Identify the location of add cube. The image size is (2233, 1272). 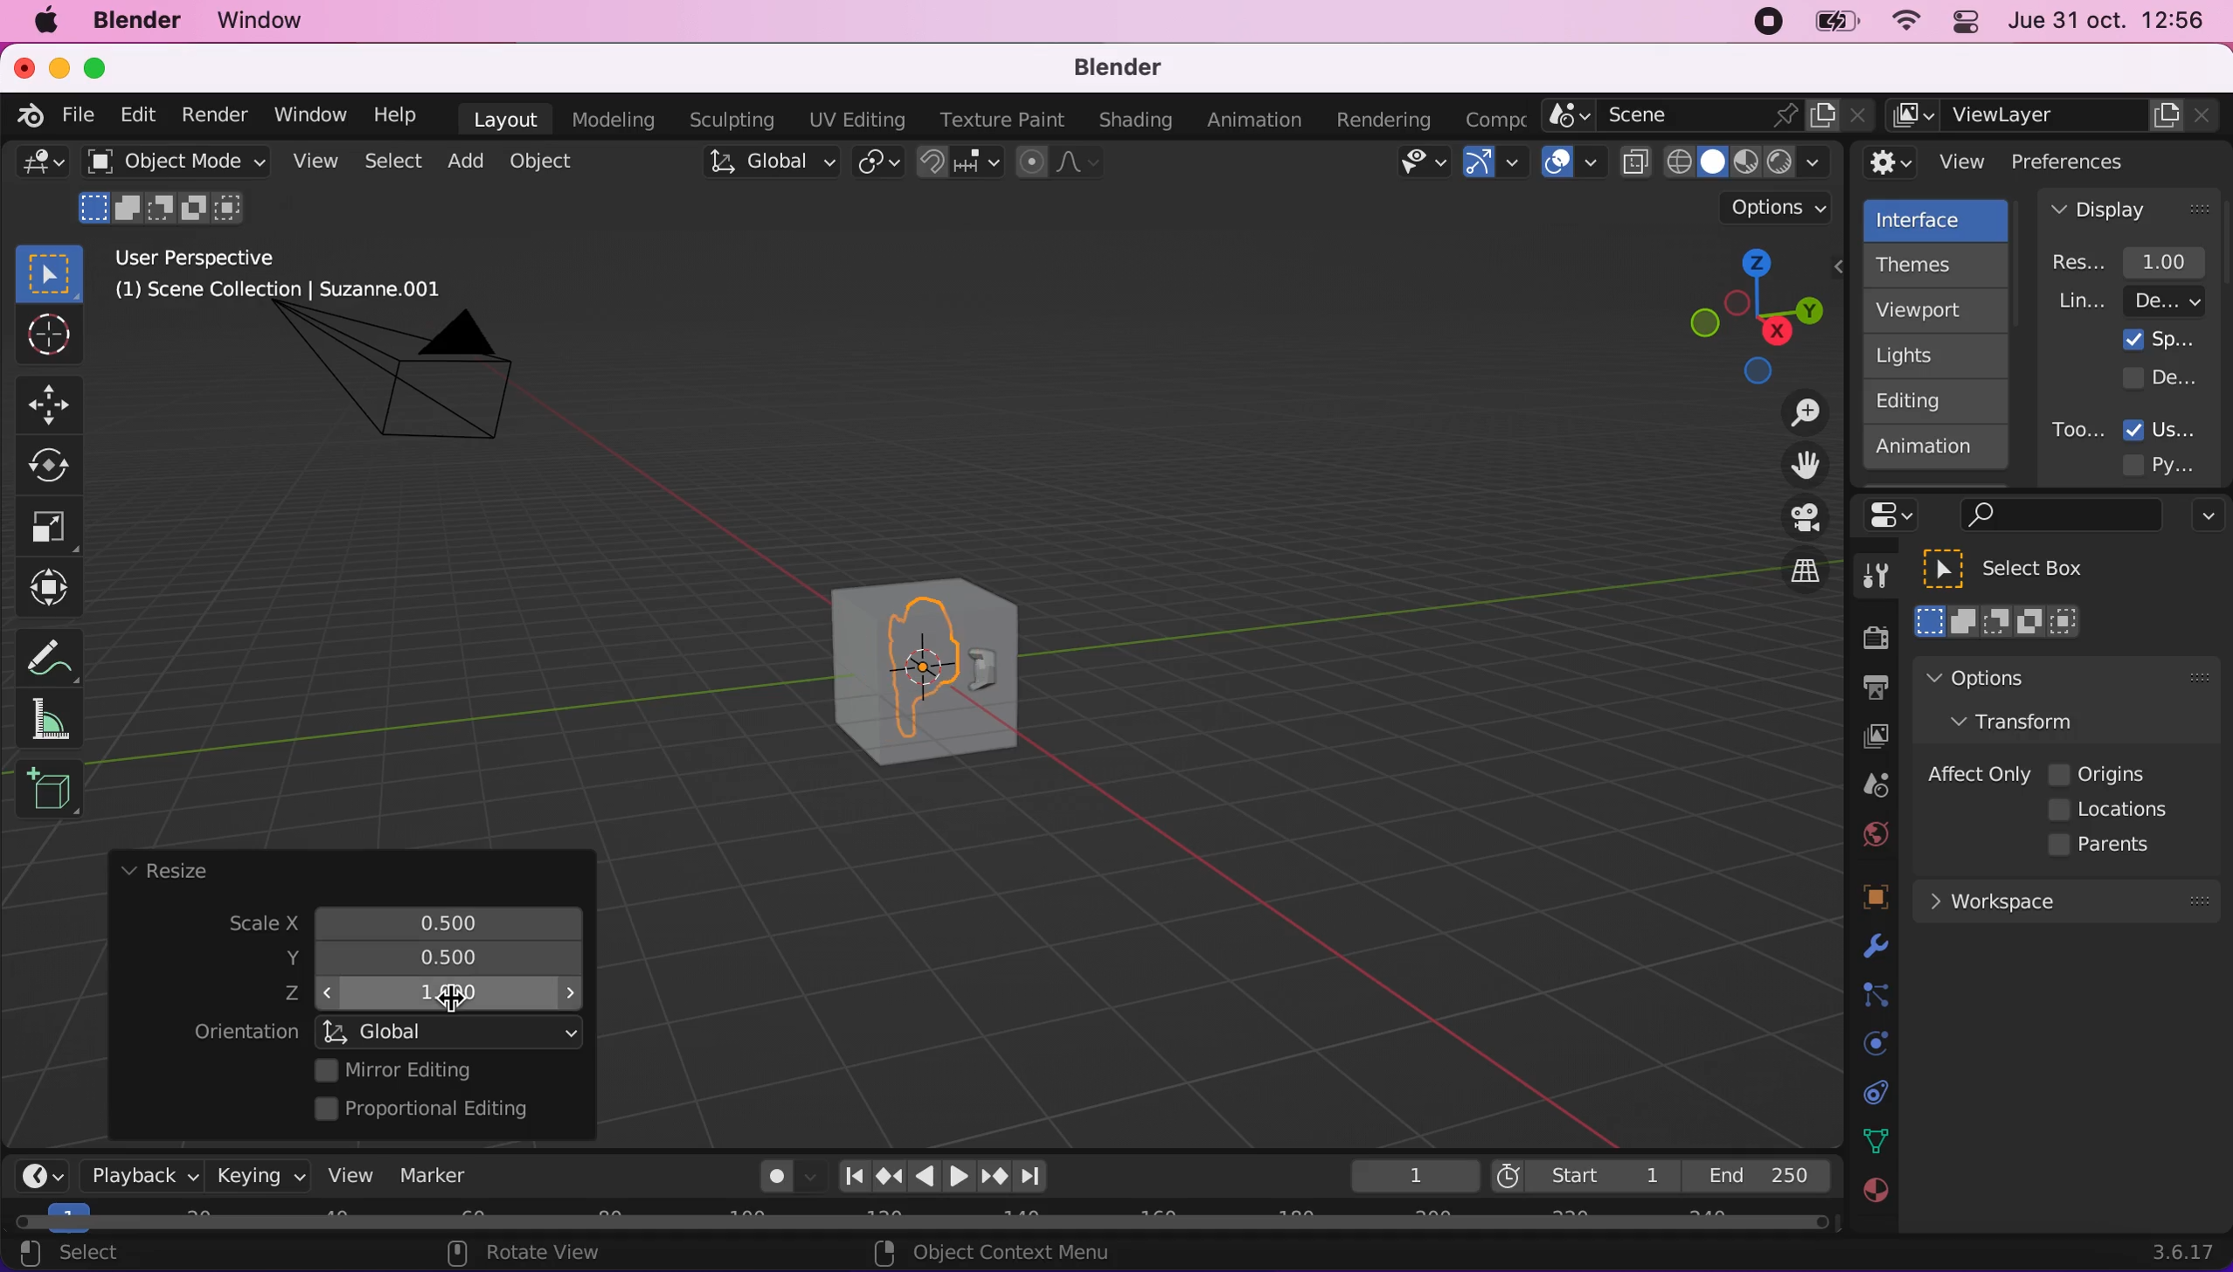
(49, 791).